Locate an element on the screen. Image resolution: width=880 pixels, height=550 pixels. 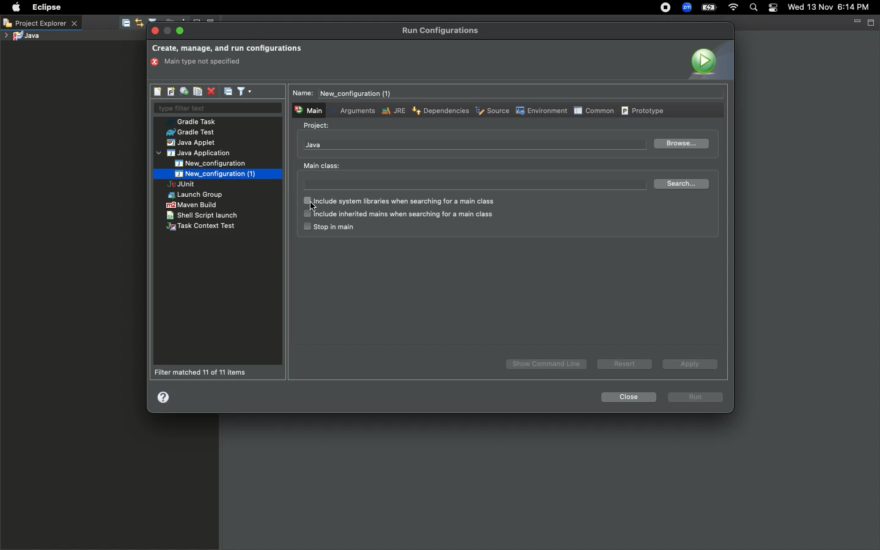
run is located at coordinates (696, 398).